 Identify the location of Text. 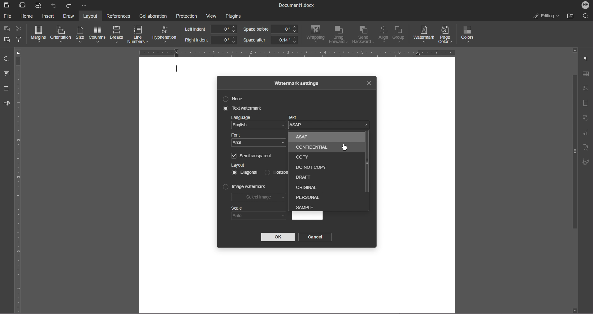
(330, 124).